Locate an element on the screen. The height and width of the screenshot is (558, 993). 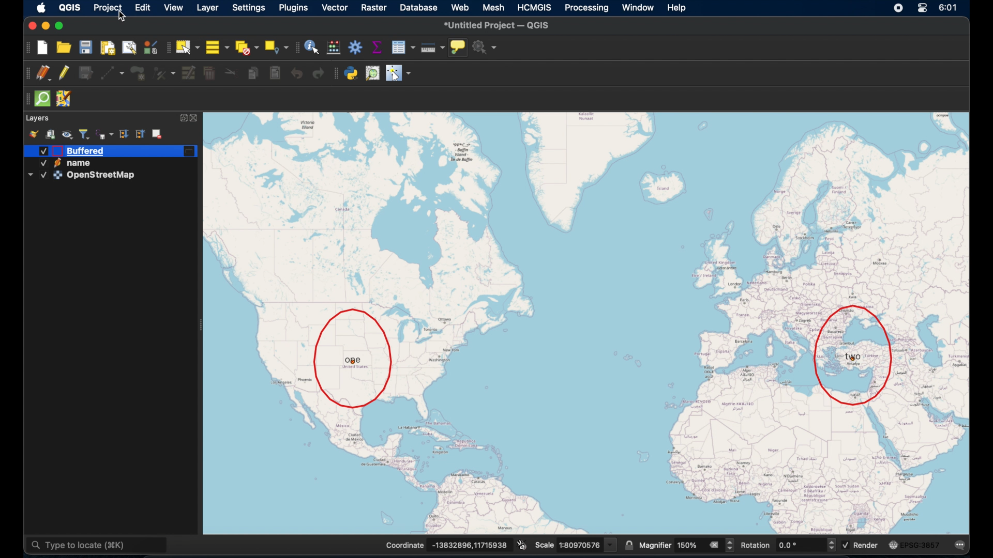
icon is located at coordinates (893, 545).